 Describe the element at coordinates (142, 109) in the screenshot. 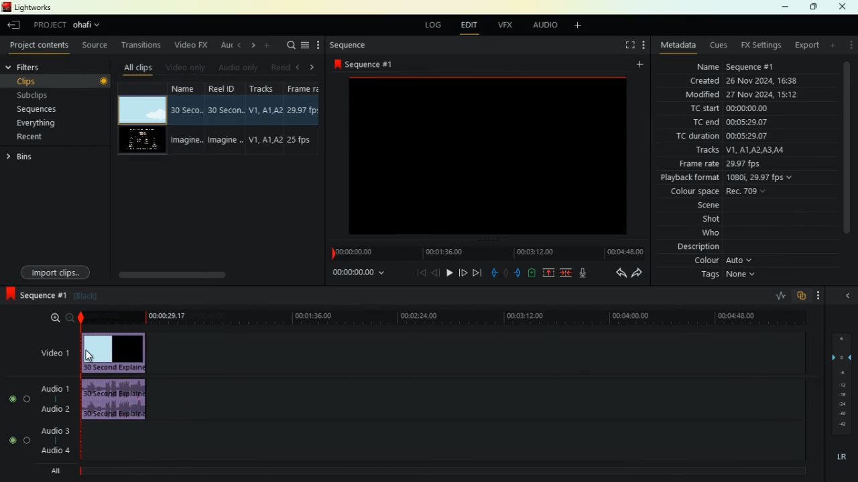

I see `video` at that location.